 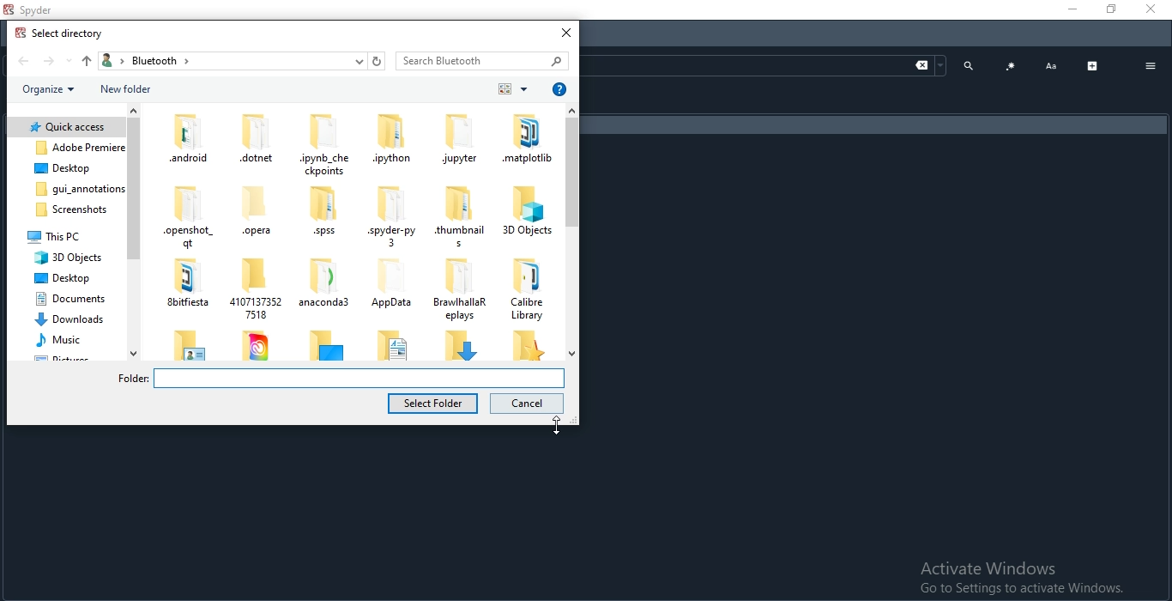 I want to click on expand, so click(x=1093, y=66).